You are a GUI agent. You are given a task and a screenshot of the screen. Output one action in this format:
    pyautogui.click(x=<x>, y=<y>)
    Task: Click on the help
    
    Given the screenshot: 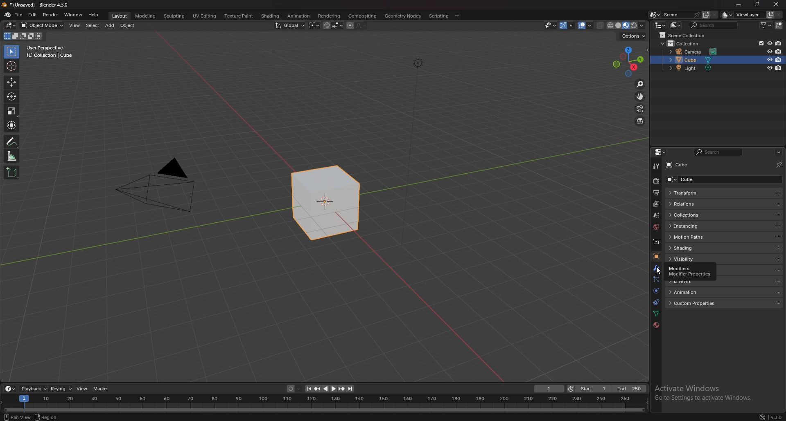 What is the action you would take?
    pyautogui.click(x=93, y=15)
    